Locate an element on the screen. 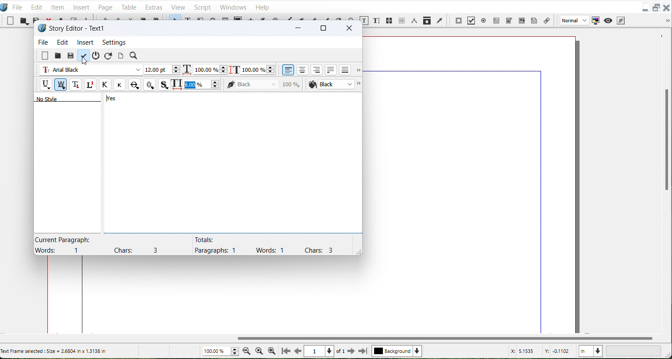 The image size is (672, 359). Update text frame is located at coordinates (83, 56).